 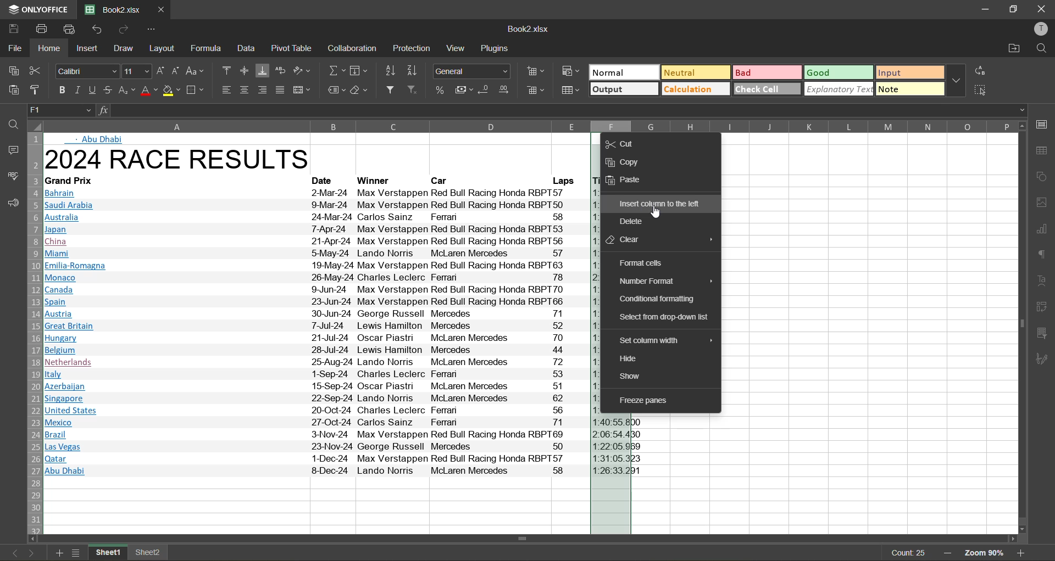 What do you see at coordinates (314, 327) in the screenshot?
I see `Great Britain 7-Jul-24 Lewis Hamilton Mercedes 52 1:22:27.059` at bounding box center [314, 327].